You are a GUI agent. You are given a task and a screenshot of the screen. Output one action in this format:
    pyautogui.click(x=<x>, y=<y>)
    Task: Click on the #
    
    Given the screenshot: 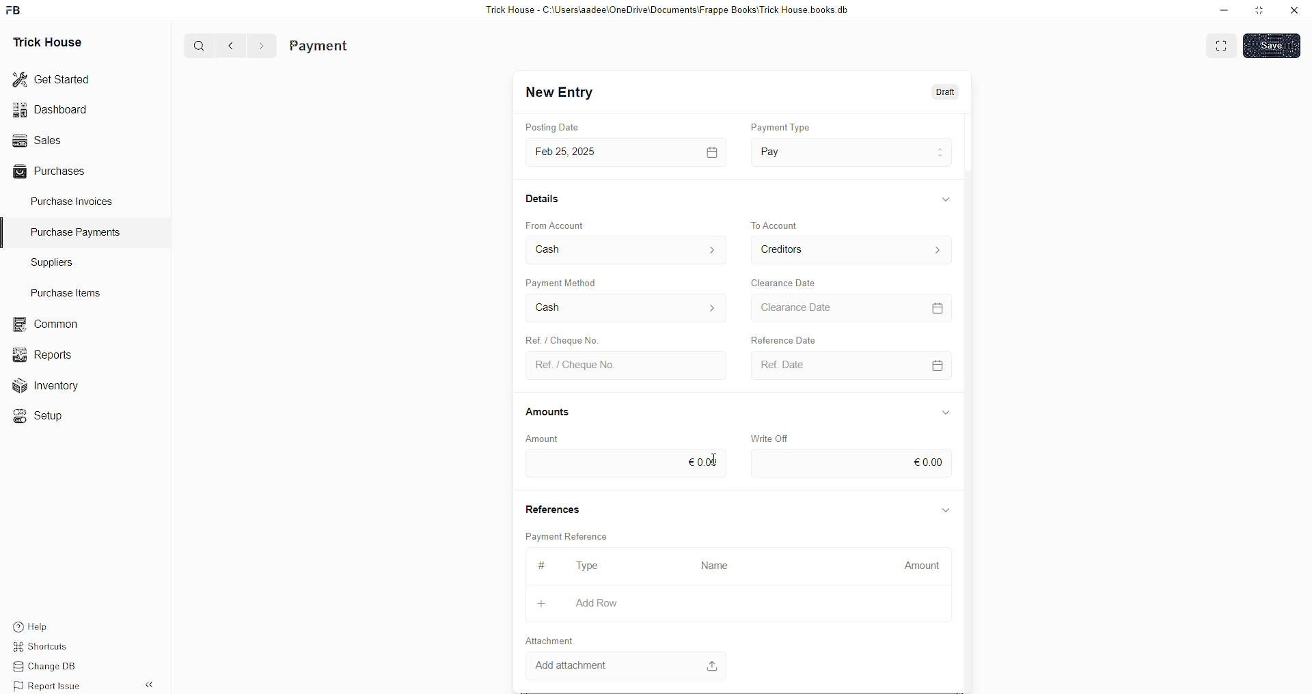 What is the action you would take?
    pyautogui.click(x=535, y=566)
    